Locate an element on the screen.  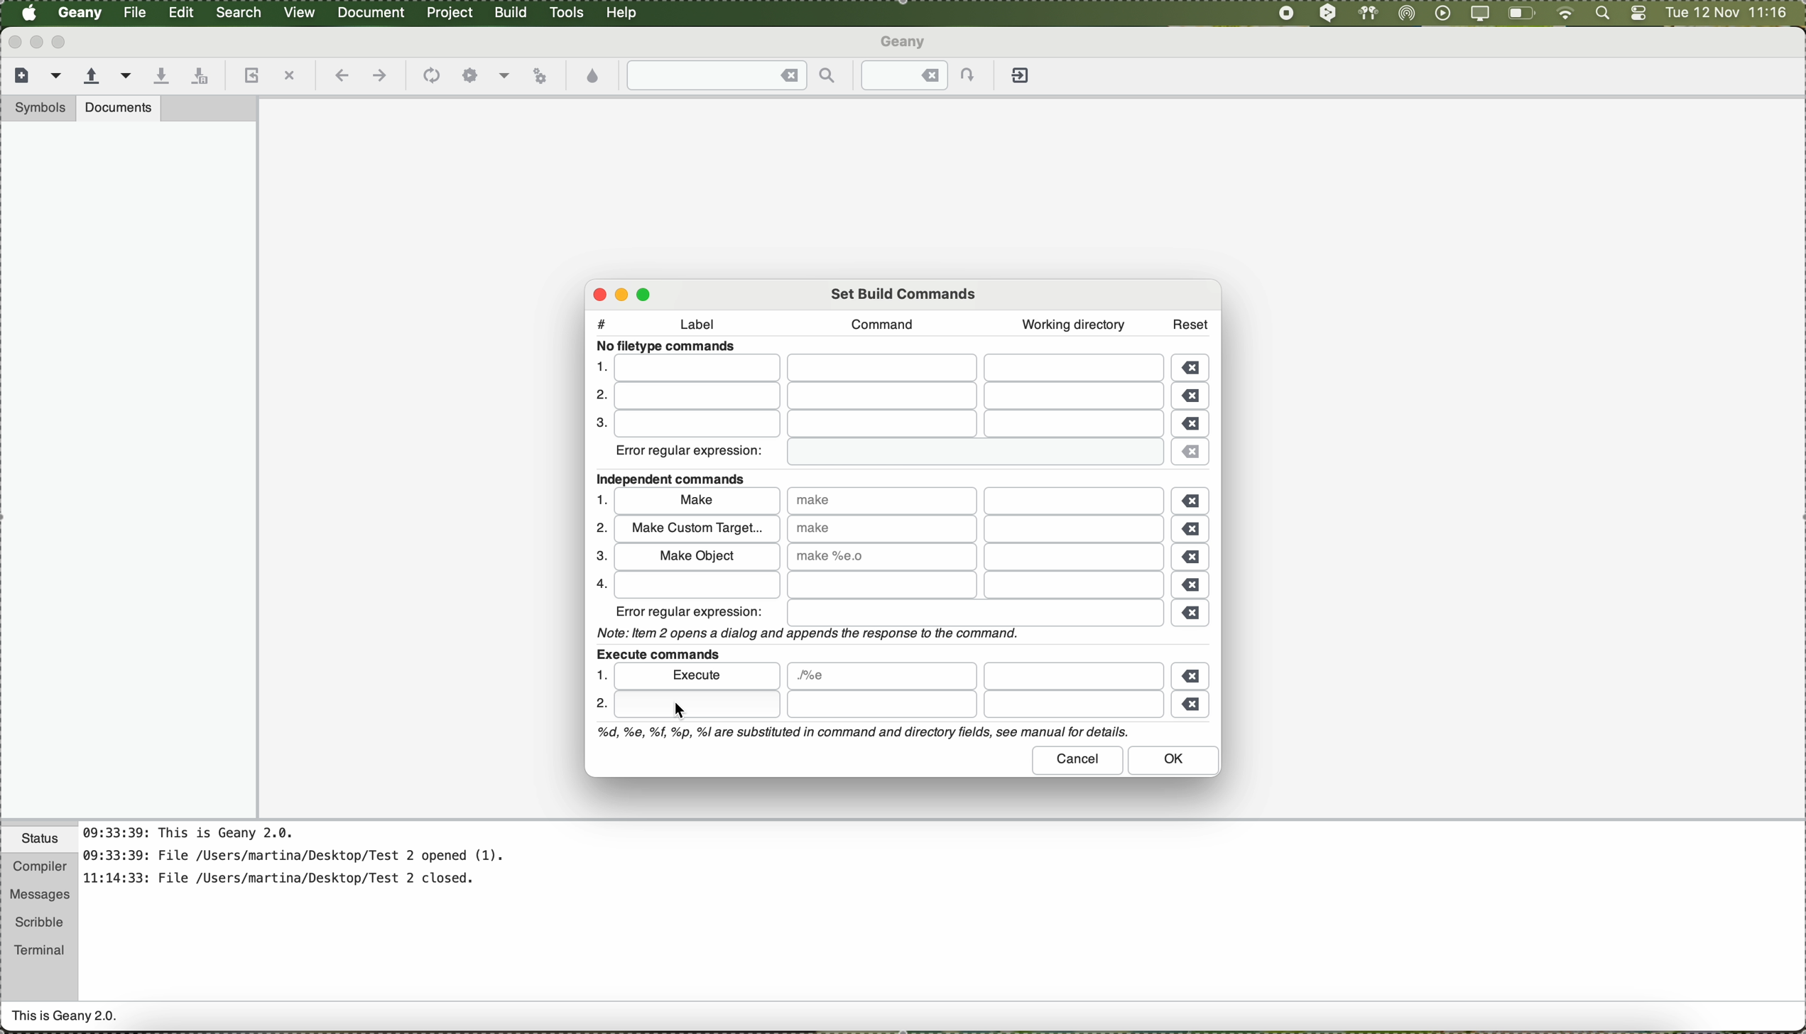
wifi is located at coordinates (1565, 14).